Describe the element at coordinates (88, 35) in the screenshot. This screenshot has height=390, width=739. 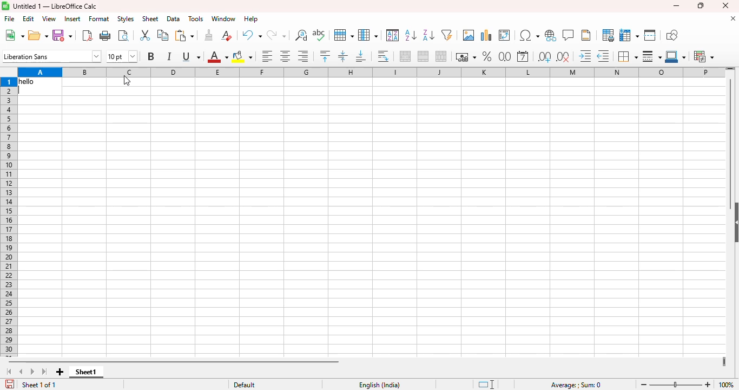
I see `export directly as PDF` at that location.